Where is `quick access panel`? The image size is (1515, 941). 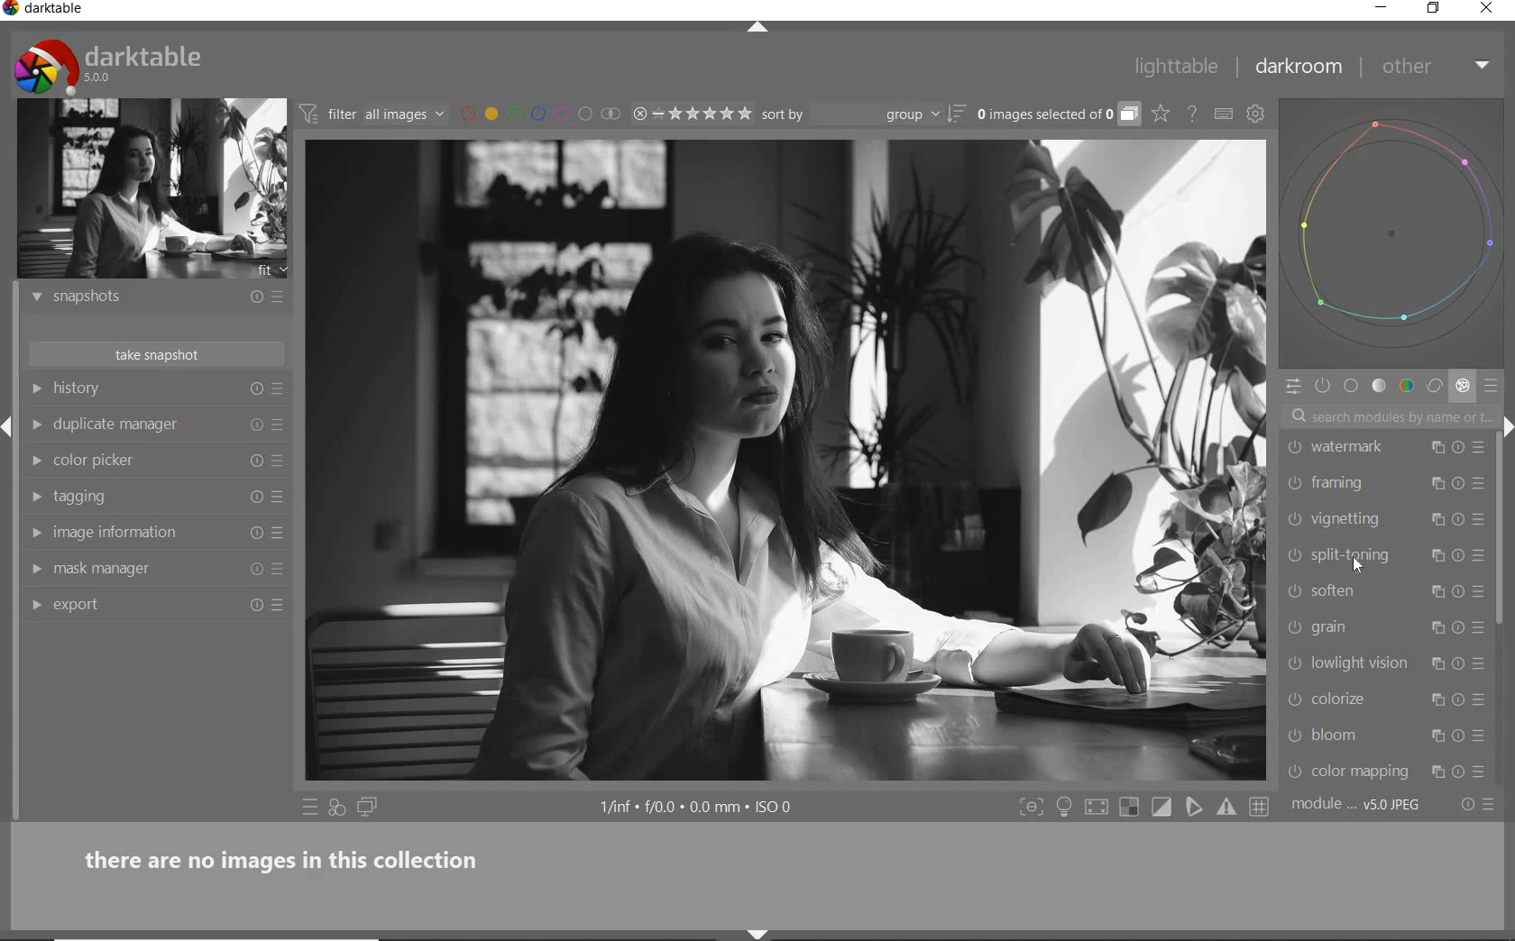
quick access panel is located at coordinates (1292, 386).